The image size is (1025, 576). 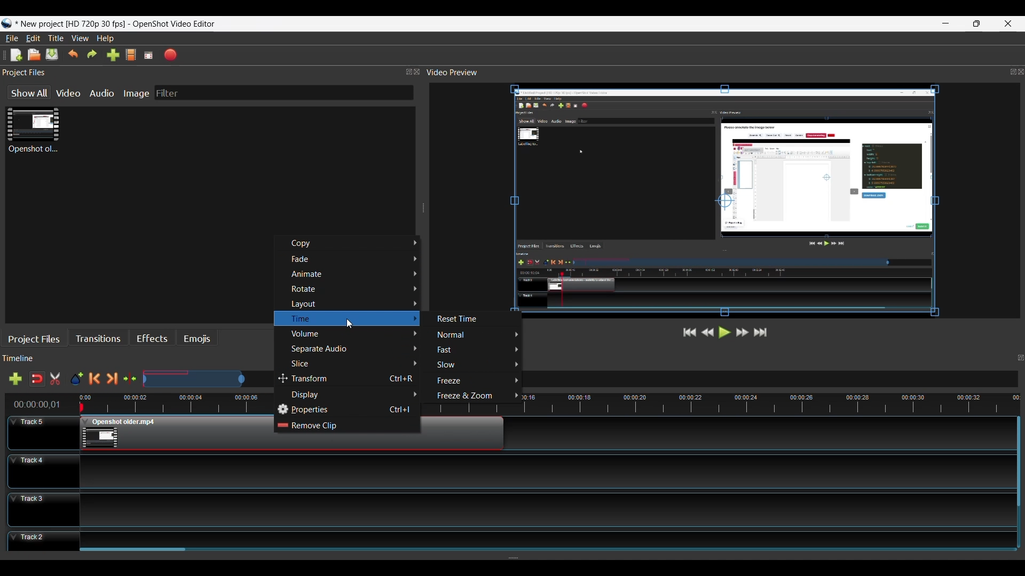 I want to click on Properties, so click(x=348, y=410).